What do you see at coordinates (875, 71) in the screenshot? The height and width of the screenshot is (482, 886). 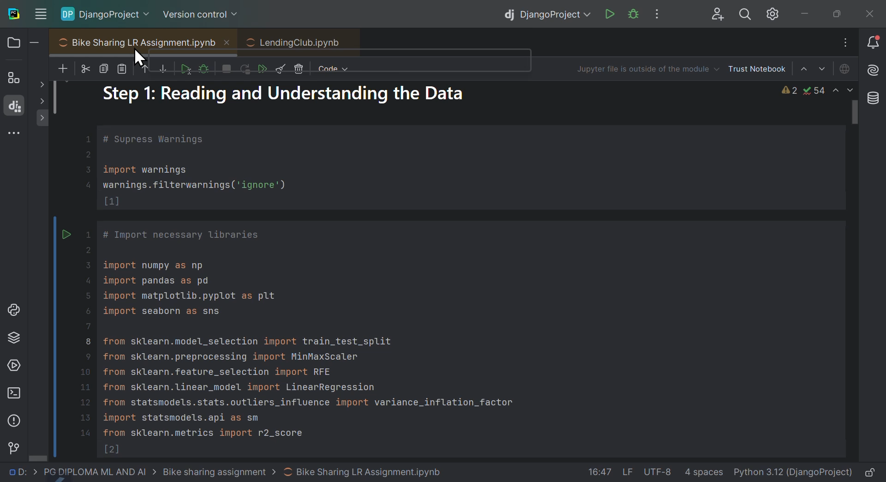 I see `AI assistant` at bounding box center [875, 71].